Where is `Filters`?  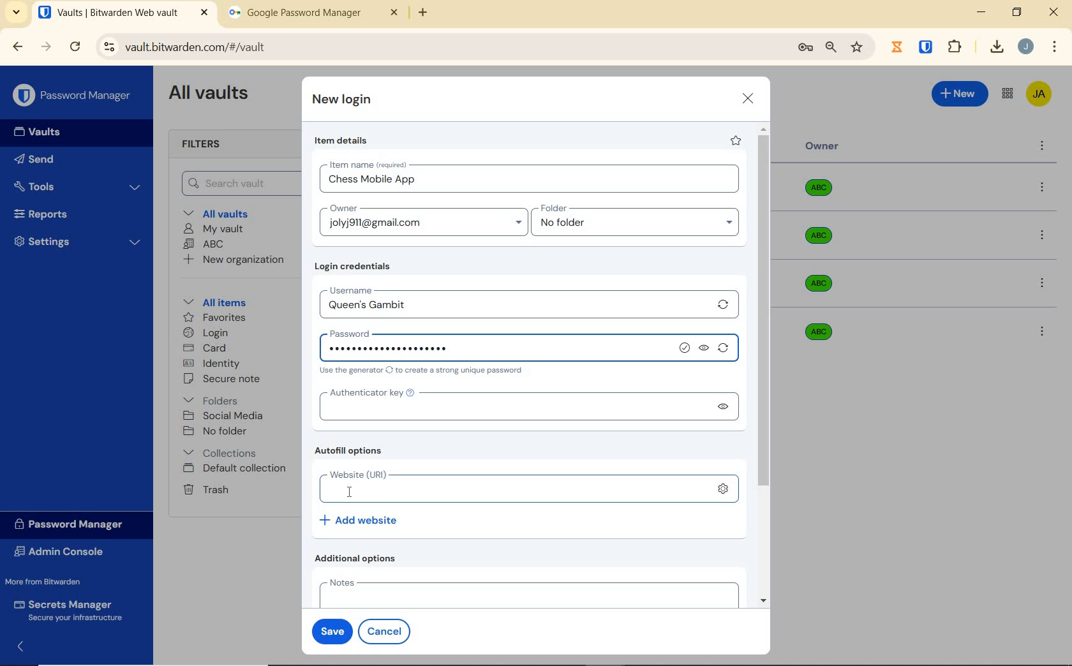
Filters is located at coordinates (205, 145).